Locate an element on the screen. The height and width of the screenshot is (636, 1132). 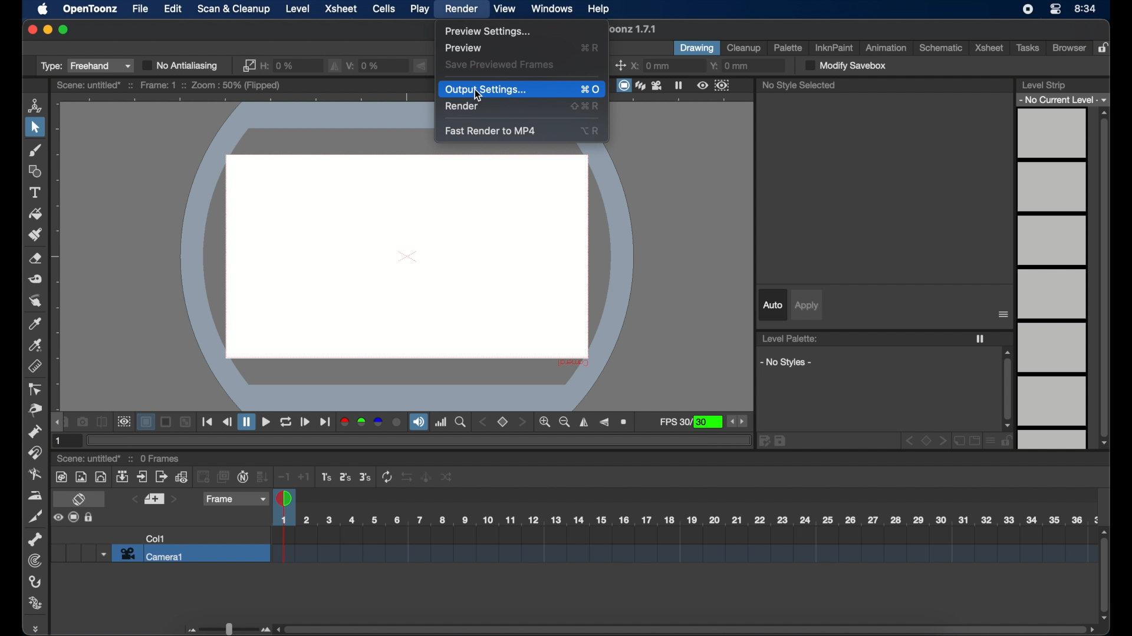
 is located at coordinates (284, 476).